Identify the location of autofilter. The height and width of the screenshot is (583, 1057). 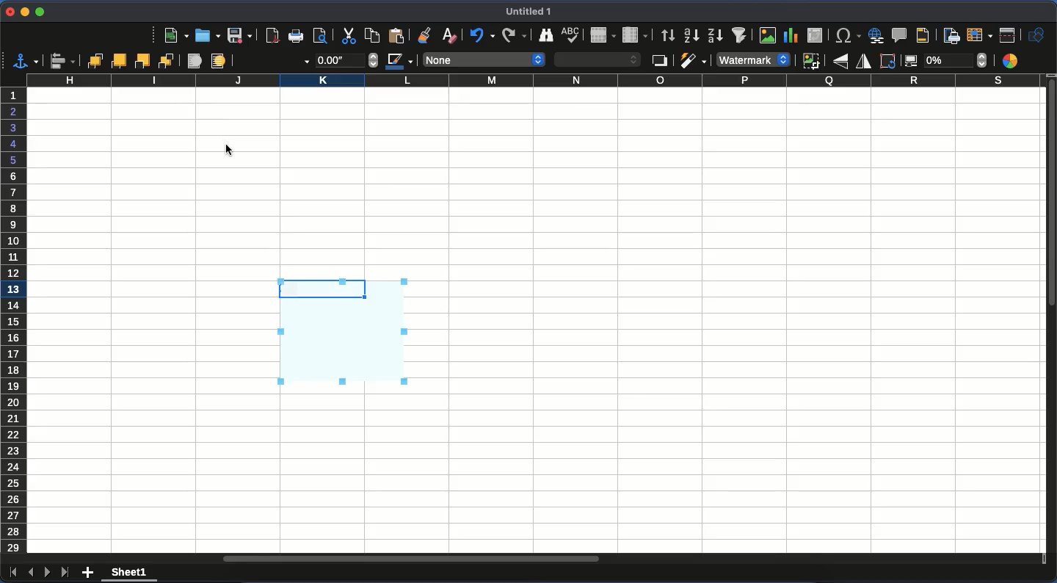
(742, 35).